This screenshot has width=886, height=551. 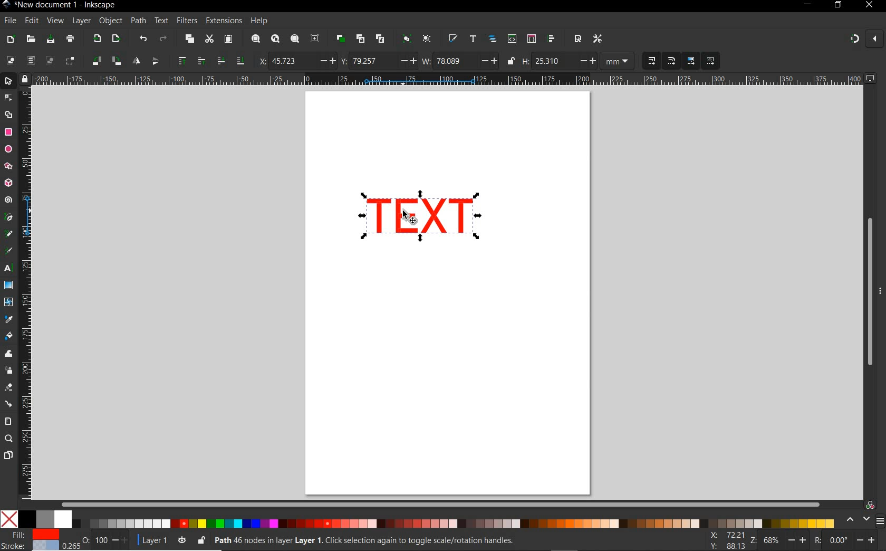 What do you see at coordinates (9, 108) in the screenshot?
I see `SELECTOR TOOL` at bounding box center [9, 108].